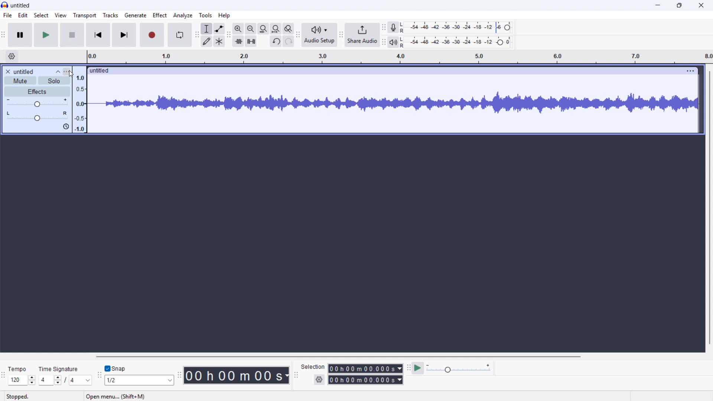  What do you see at coordinates (111, 15) in the screenshot?
I see `Tracks ` at bounding box center [111, 15].